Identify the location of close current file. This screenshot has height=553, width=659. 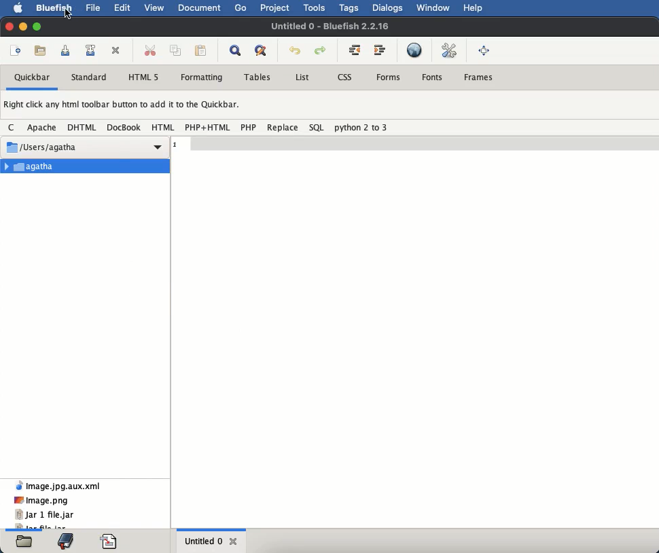
(118, 52).